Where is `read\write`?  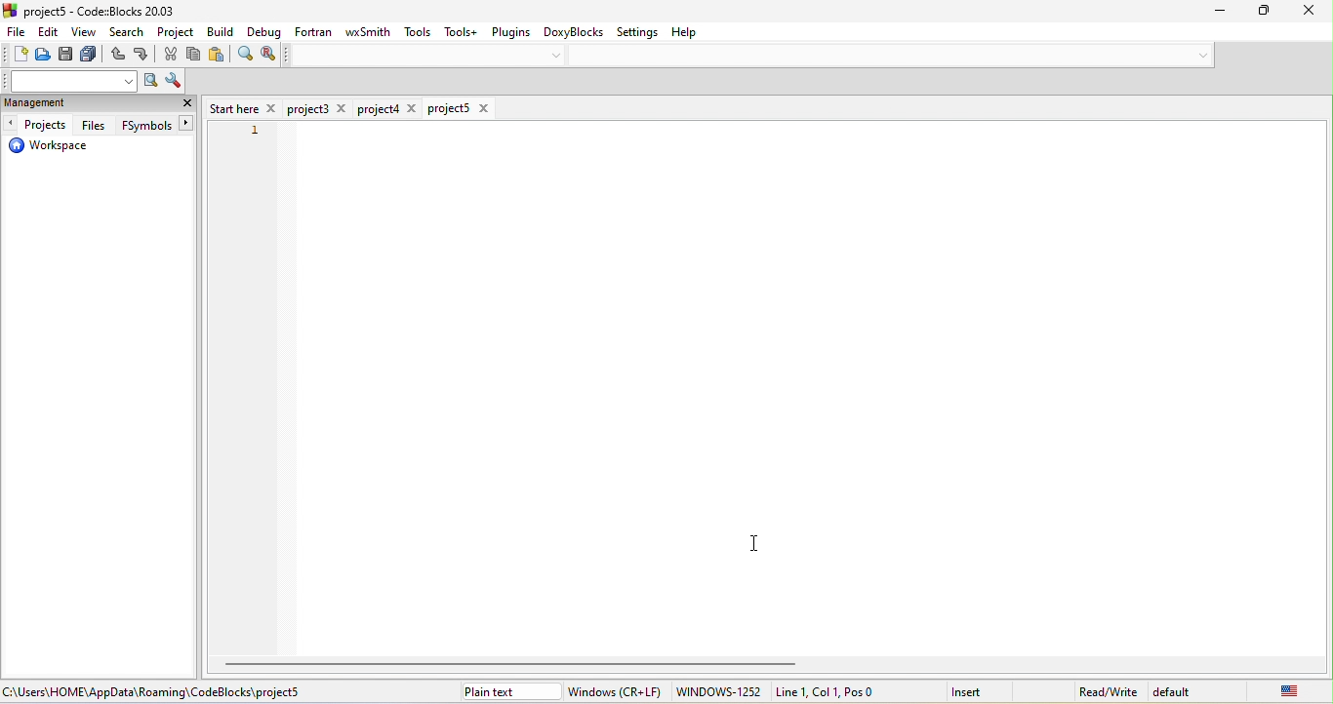 read\write is located at coordinates (1108, 688).